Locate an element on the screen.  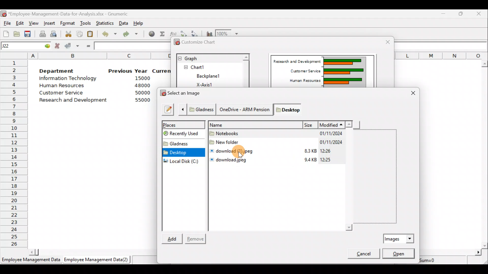
Local disk is located at coordinates (184, 161).